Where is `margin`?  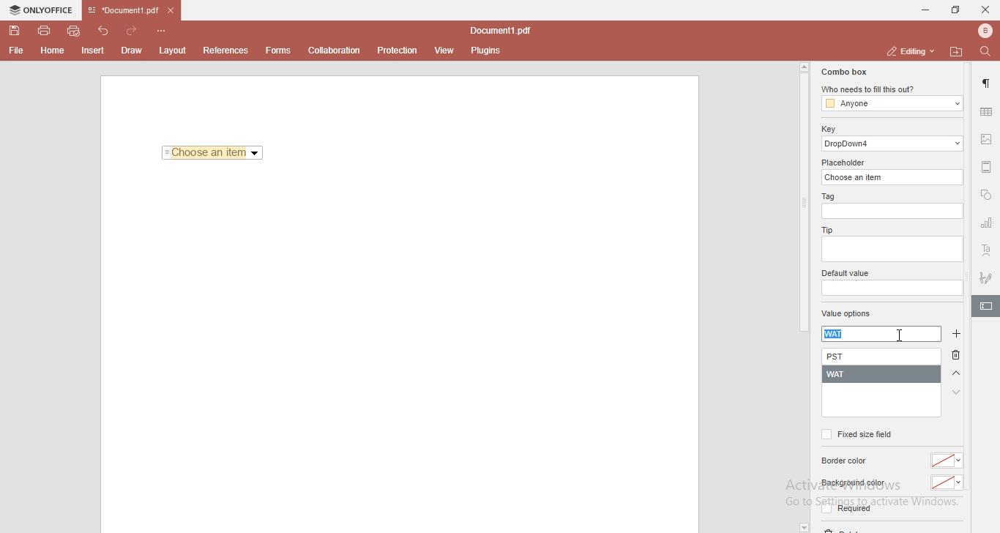 margin is located at coordinates (987, 165).